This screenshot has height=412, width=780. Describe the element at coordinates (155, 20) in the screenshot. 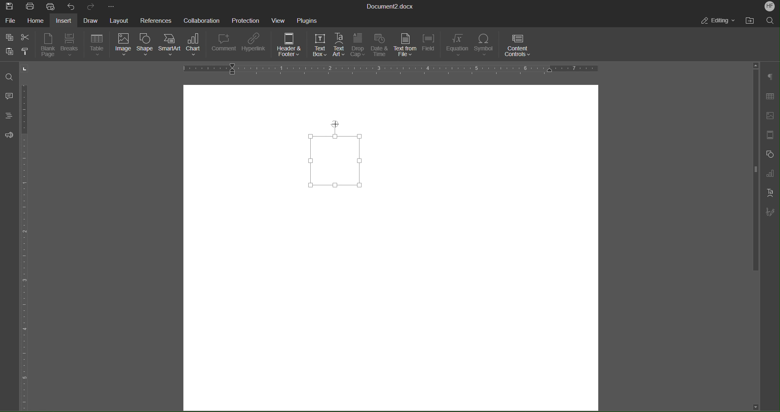

I see `References` at that location.